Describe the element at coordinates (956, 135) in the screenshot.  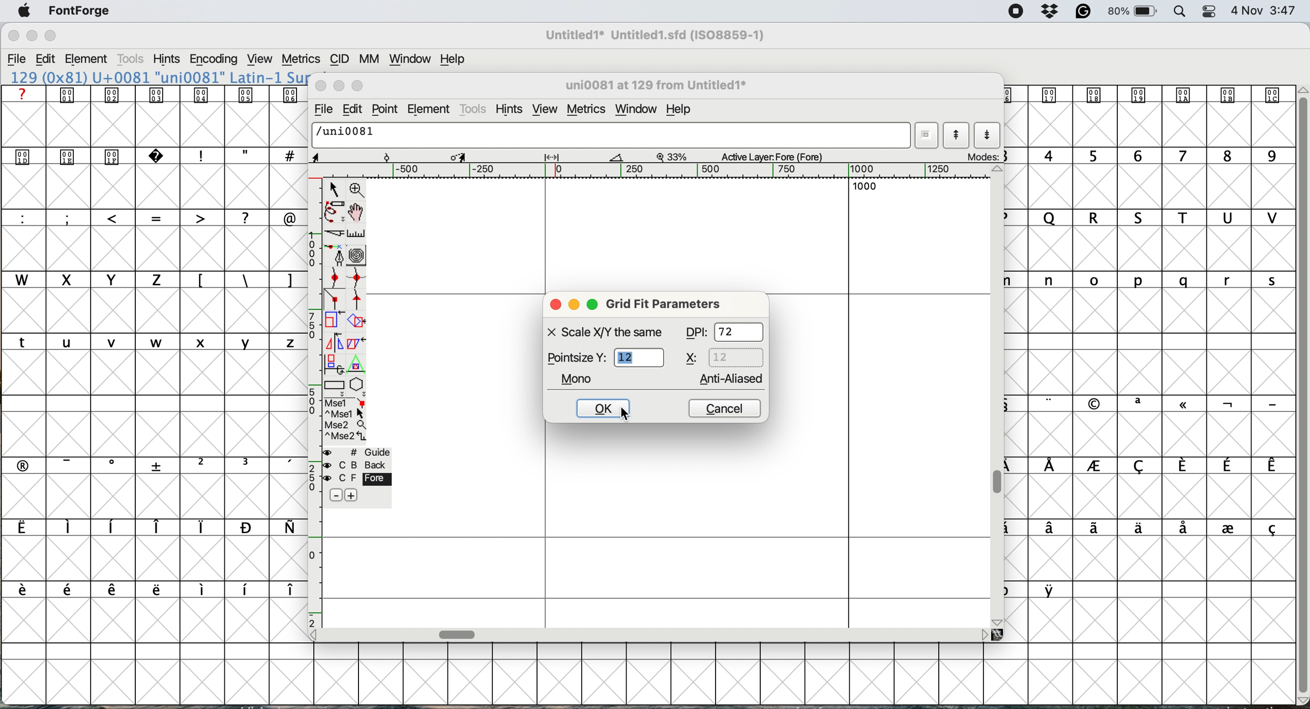
I see `show previous letter` at that location.